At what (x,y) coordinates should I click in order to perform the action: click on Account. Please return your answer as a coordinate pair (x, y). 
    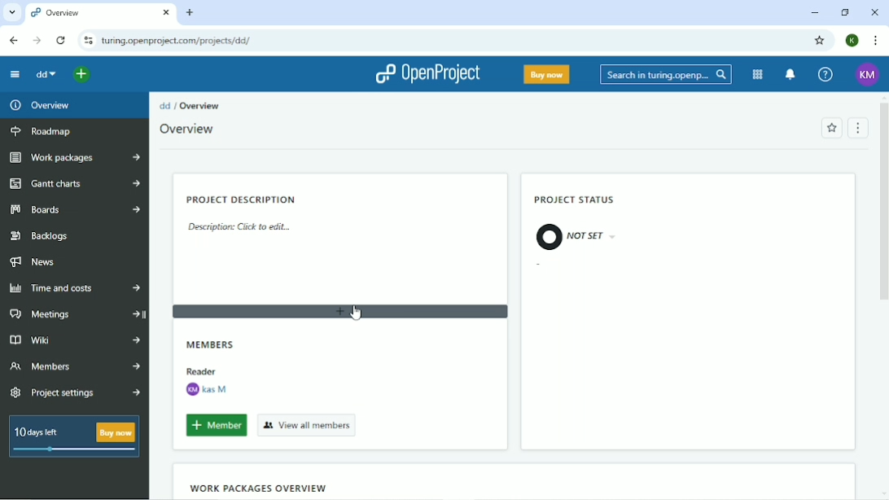
    Looking at the image, I should click on (852, 41).